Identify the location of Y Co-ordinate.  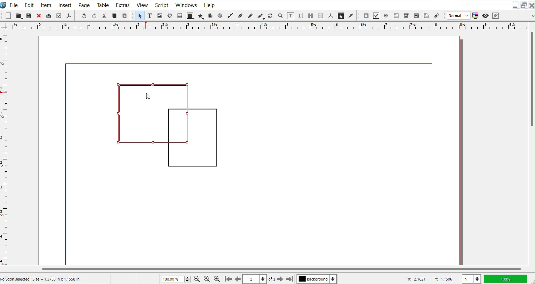
(446, 279).